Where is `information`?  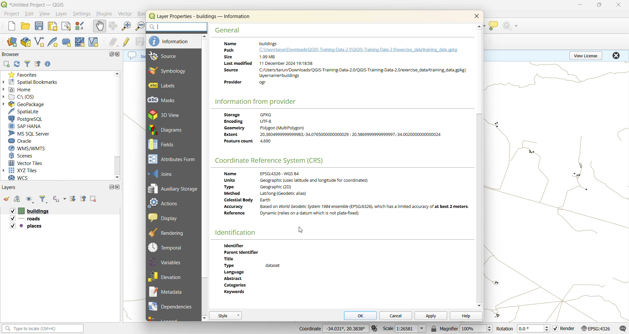
information is located at coordinates (170, 41).